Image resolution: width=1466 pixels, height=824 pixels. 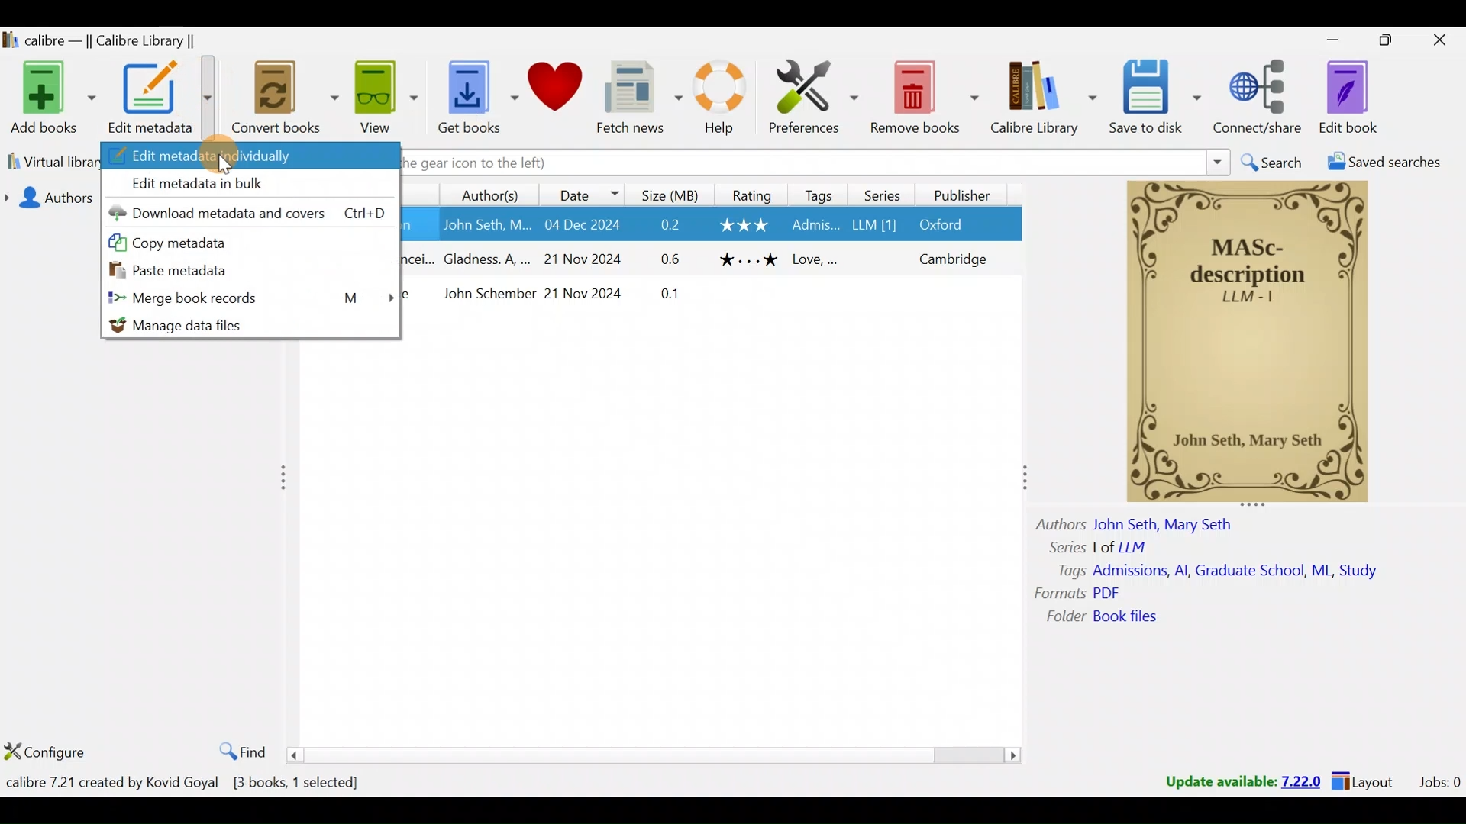 I want to click on Publisher, so click(x=969, y=193).